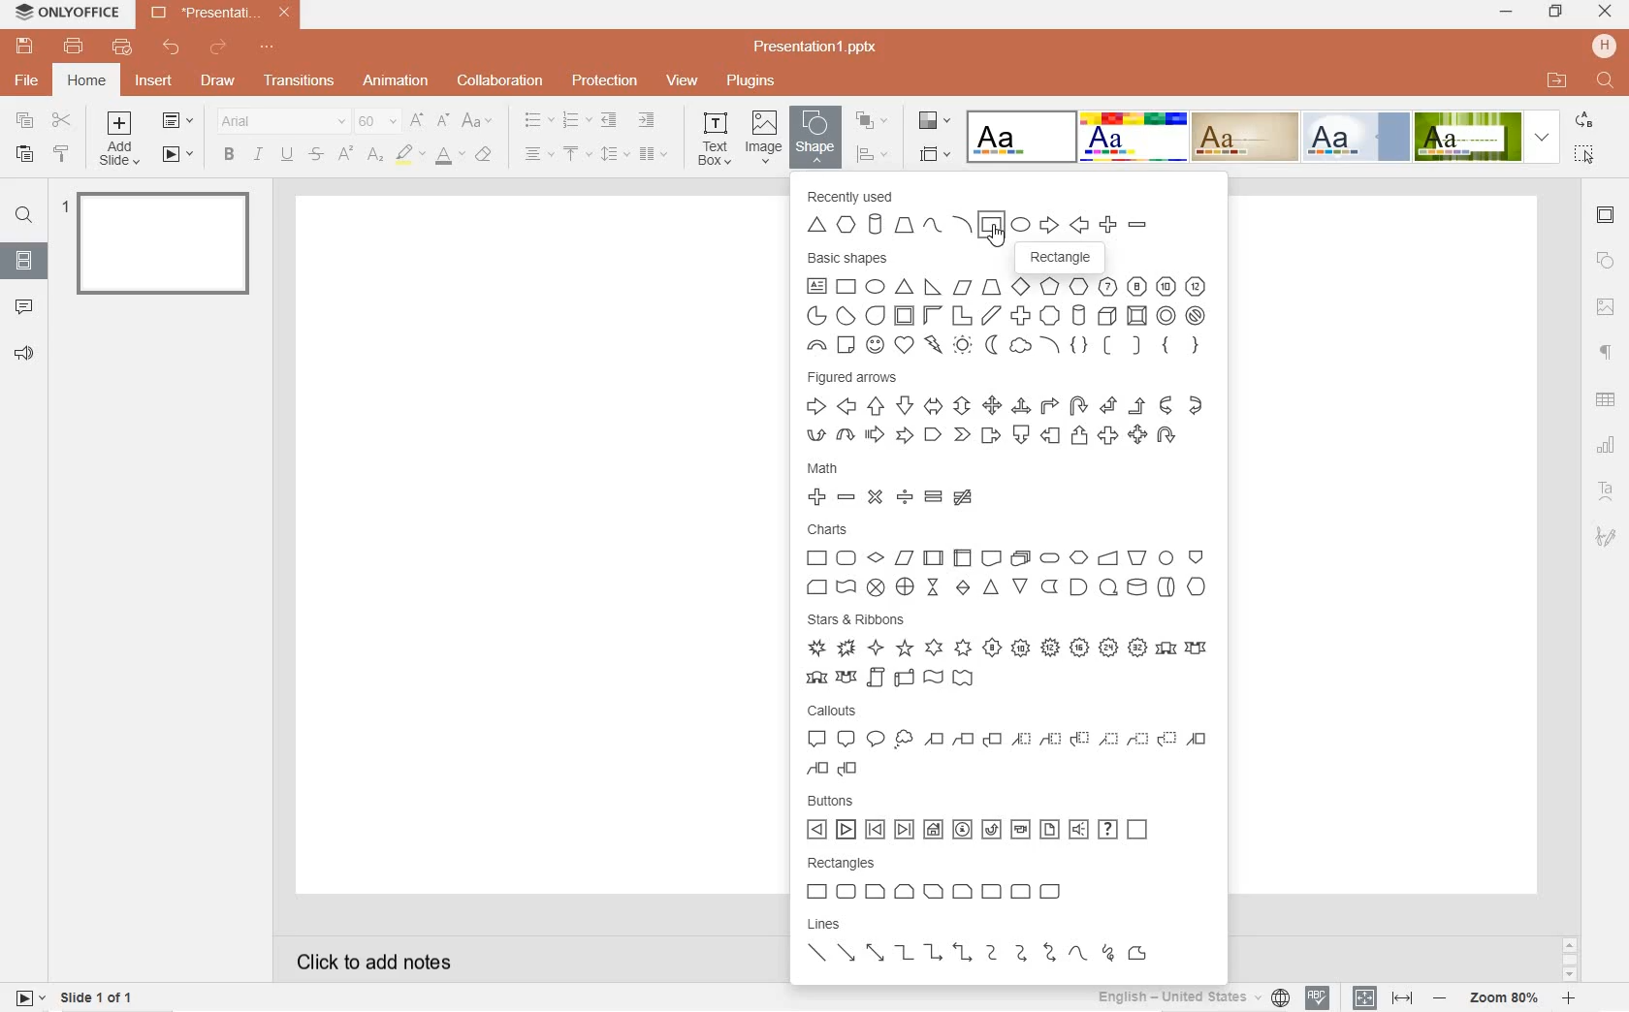  What do you see at coordinates (932, 124) in the screenshot?
I see `change color theme` at bounding box center [932, 124].